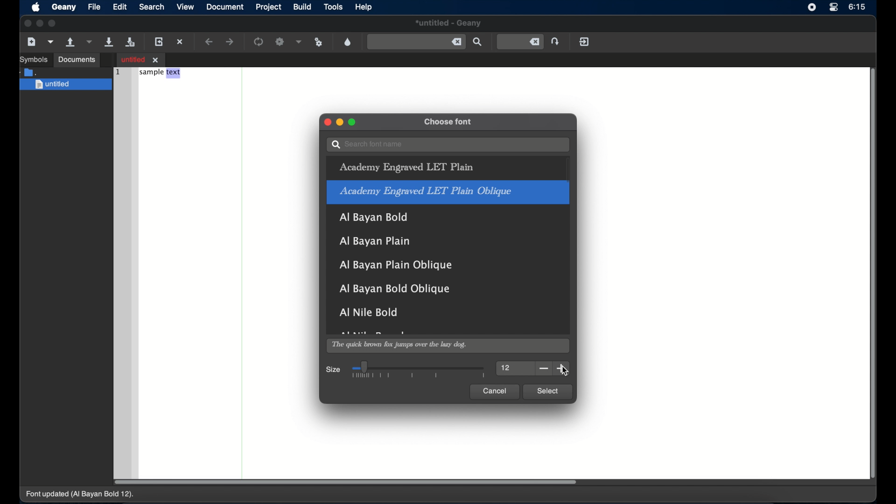 The height and width of the screenshot is (504, 896). Describe the element at coordinates (117, 71) in the screenshot. I see `1` at that location.